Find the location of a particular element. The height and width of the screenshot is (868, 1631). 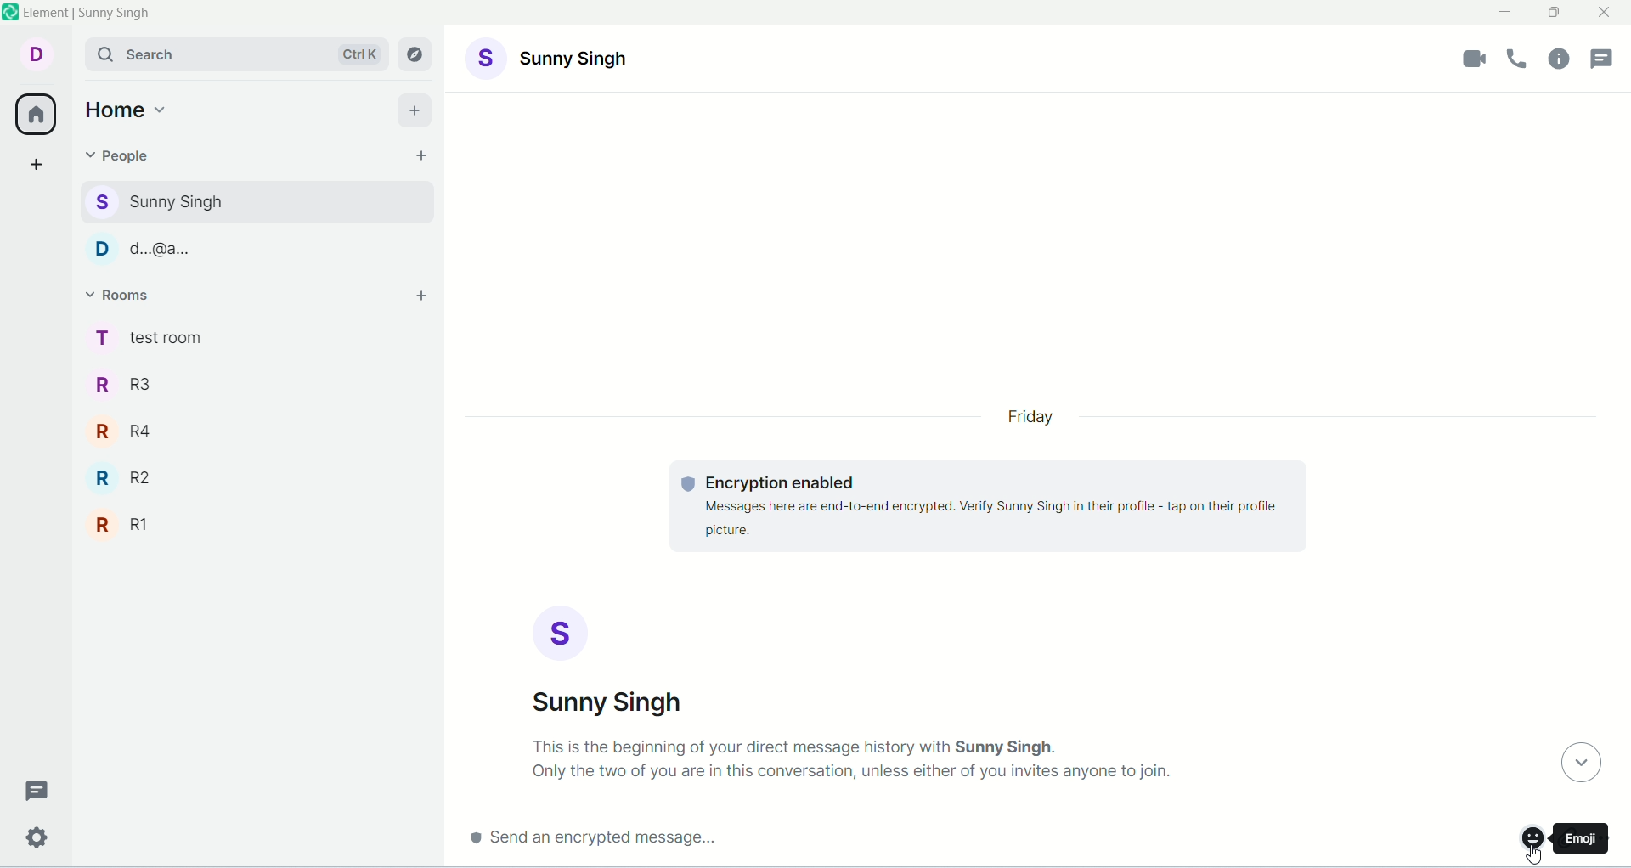

R3 is located at coordinates (255, 382).